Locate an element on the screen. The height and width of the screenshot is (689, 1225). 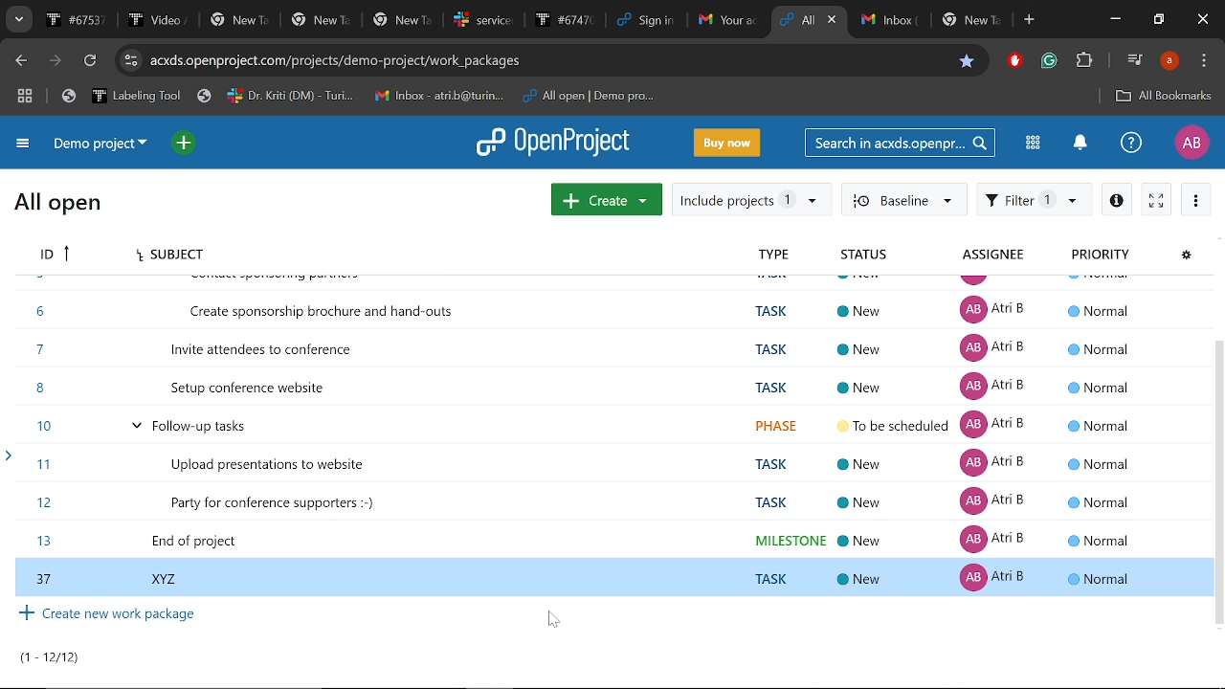
close curretn tab is located at coordinates (835, 20).